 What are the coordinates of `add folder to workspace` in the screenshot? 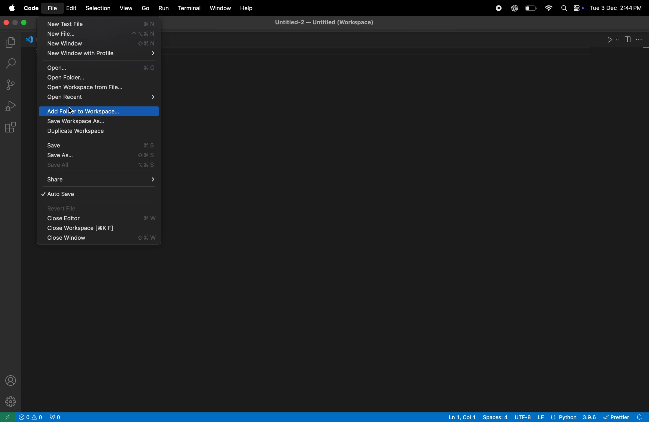 It's located at (117, 111).